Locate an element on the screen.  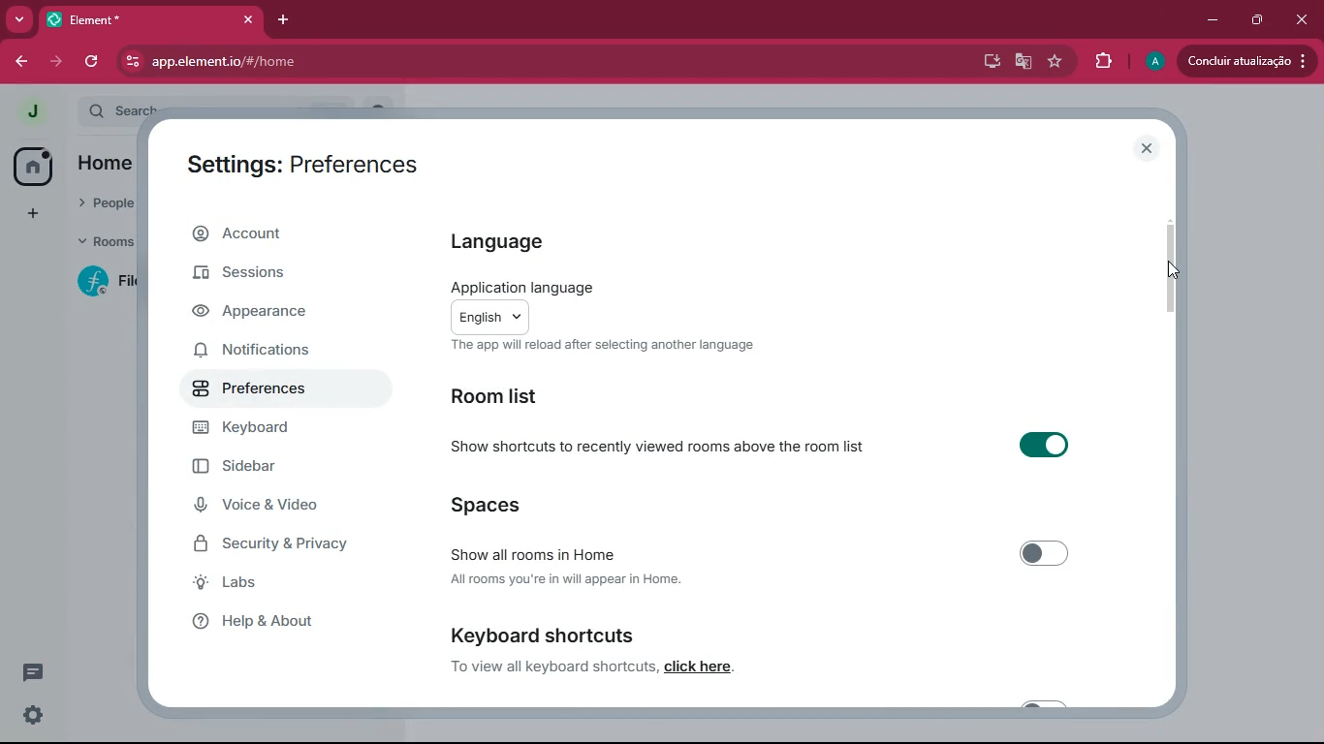
desktop is located at coordinates (985, 62).